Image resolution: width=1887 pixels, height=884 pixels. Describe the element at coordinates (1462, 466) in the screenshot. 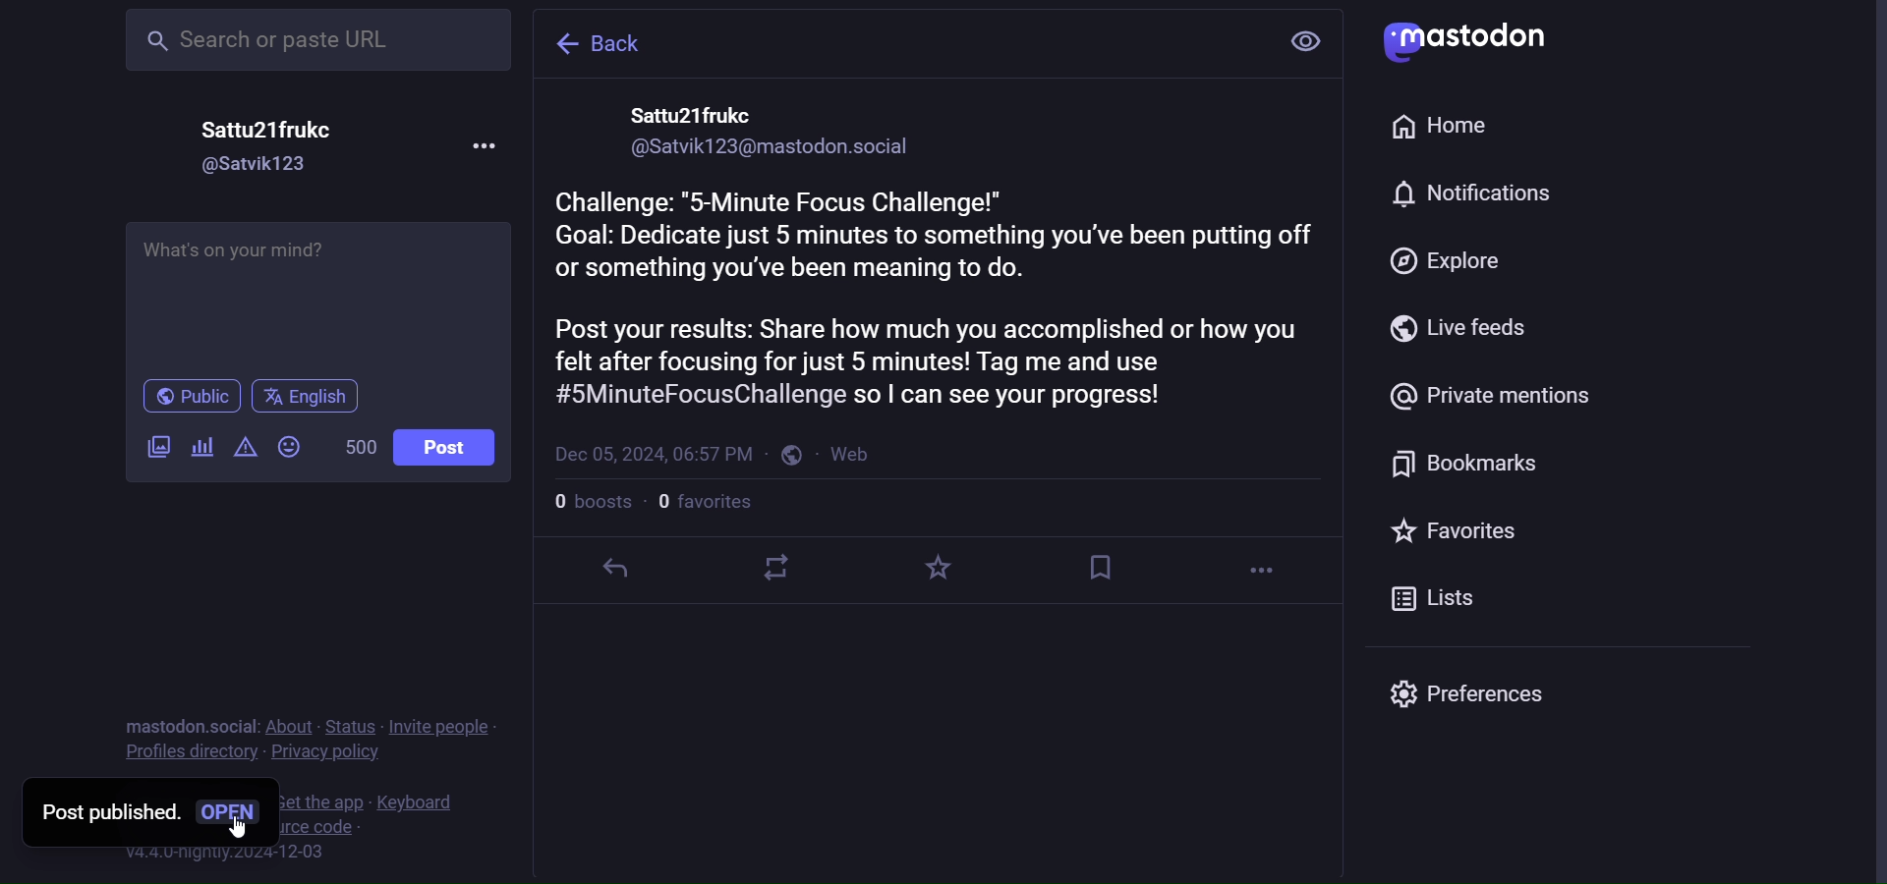

I see `bookmark` at that location.